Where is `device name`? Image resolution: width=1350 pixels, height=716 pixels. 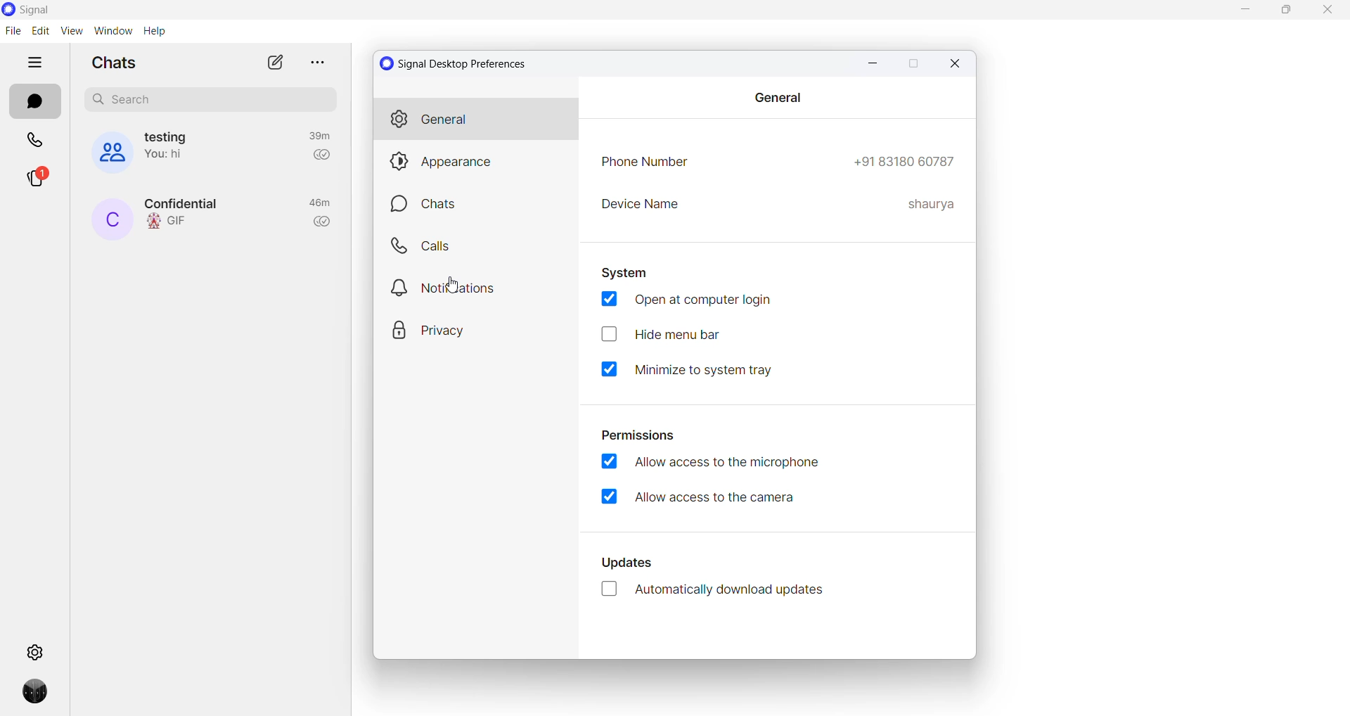 device name is located at coordinates (930, 202).